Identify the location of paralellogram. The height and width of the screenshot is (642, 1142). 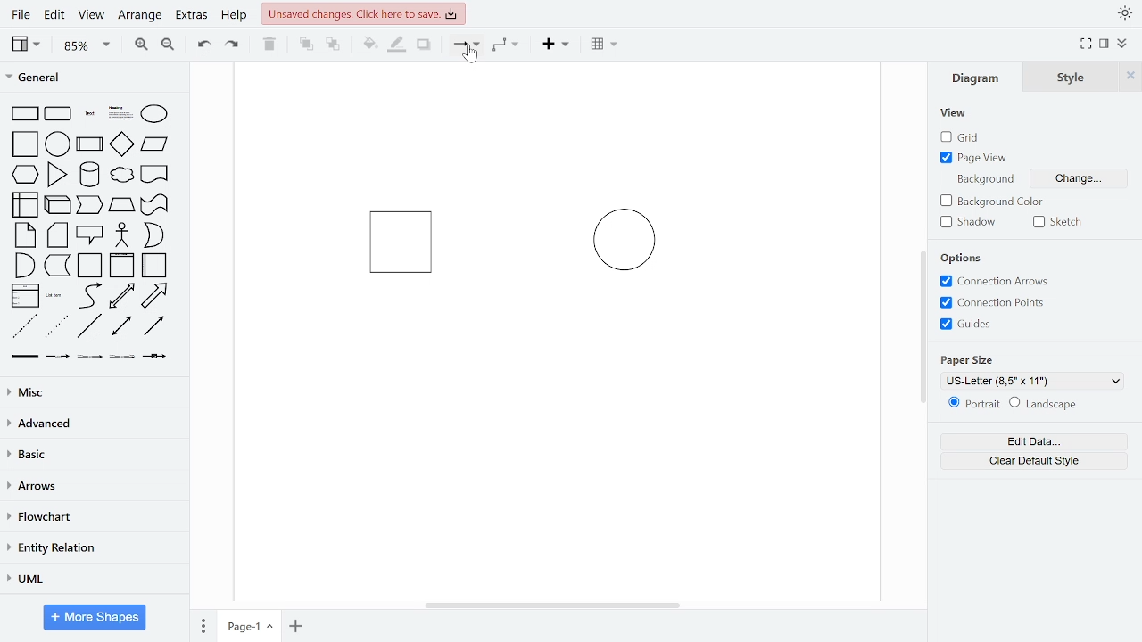
(154, 144).